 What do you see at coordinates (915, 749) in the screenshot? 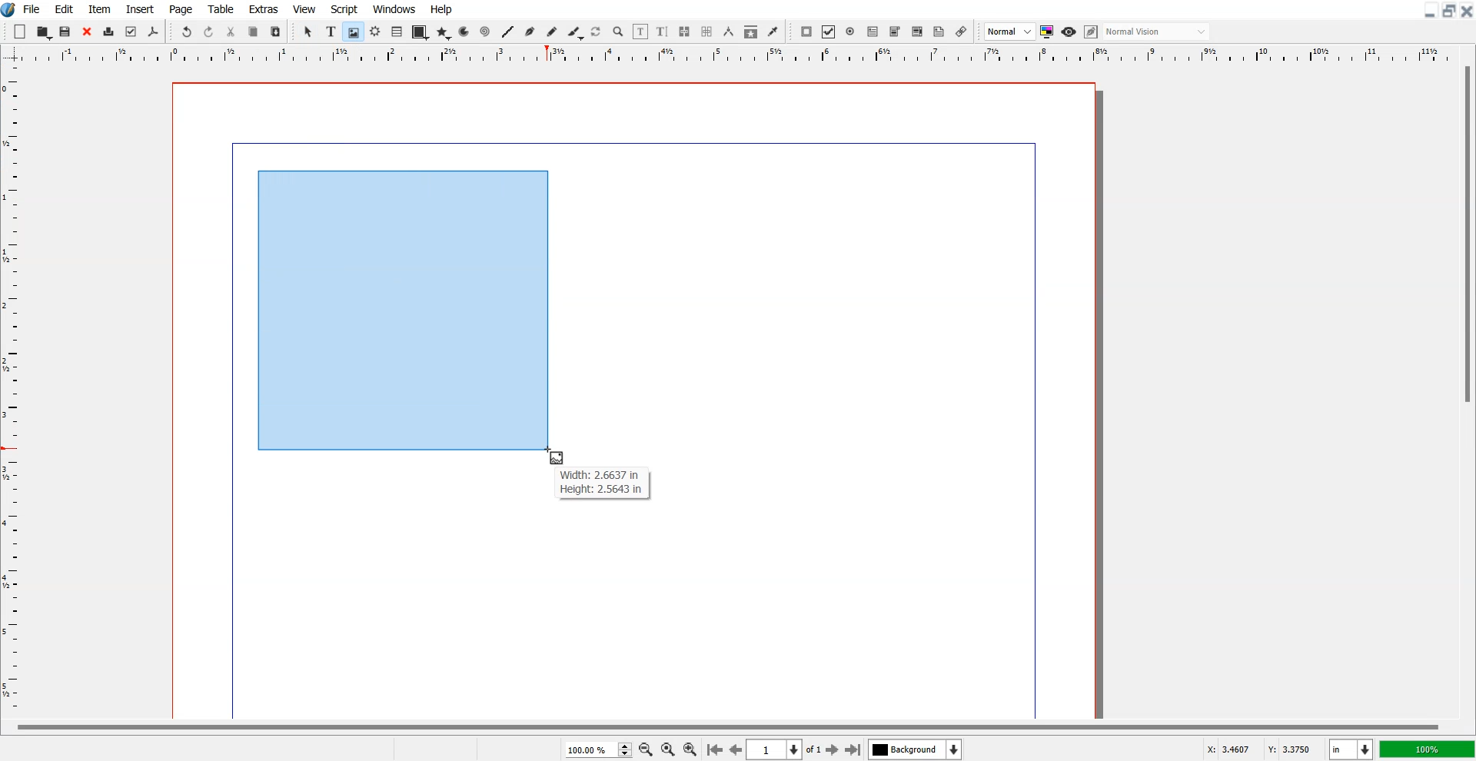
I see `Select the current layer` at bounding box center [915, 749].